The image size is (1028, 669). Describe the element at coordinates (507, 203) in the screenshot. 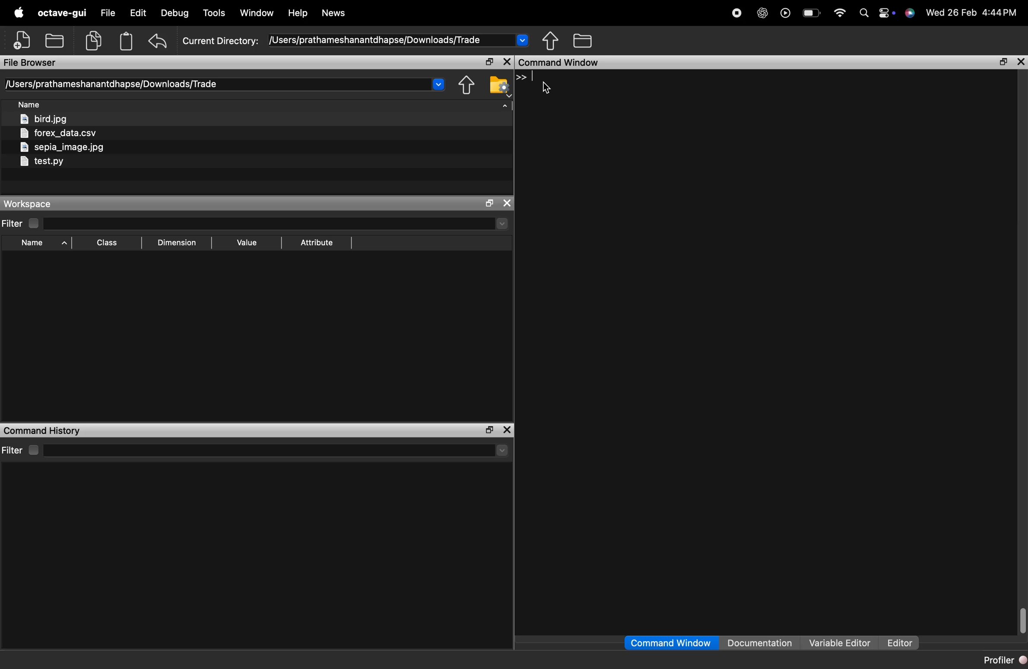

I see `close` at that location.